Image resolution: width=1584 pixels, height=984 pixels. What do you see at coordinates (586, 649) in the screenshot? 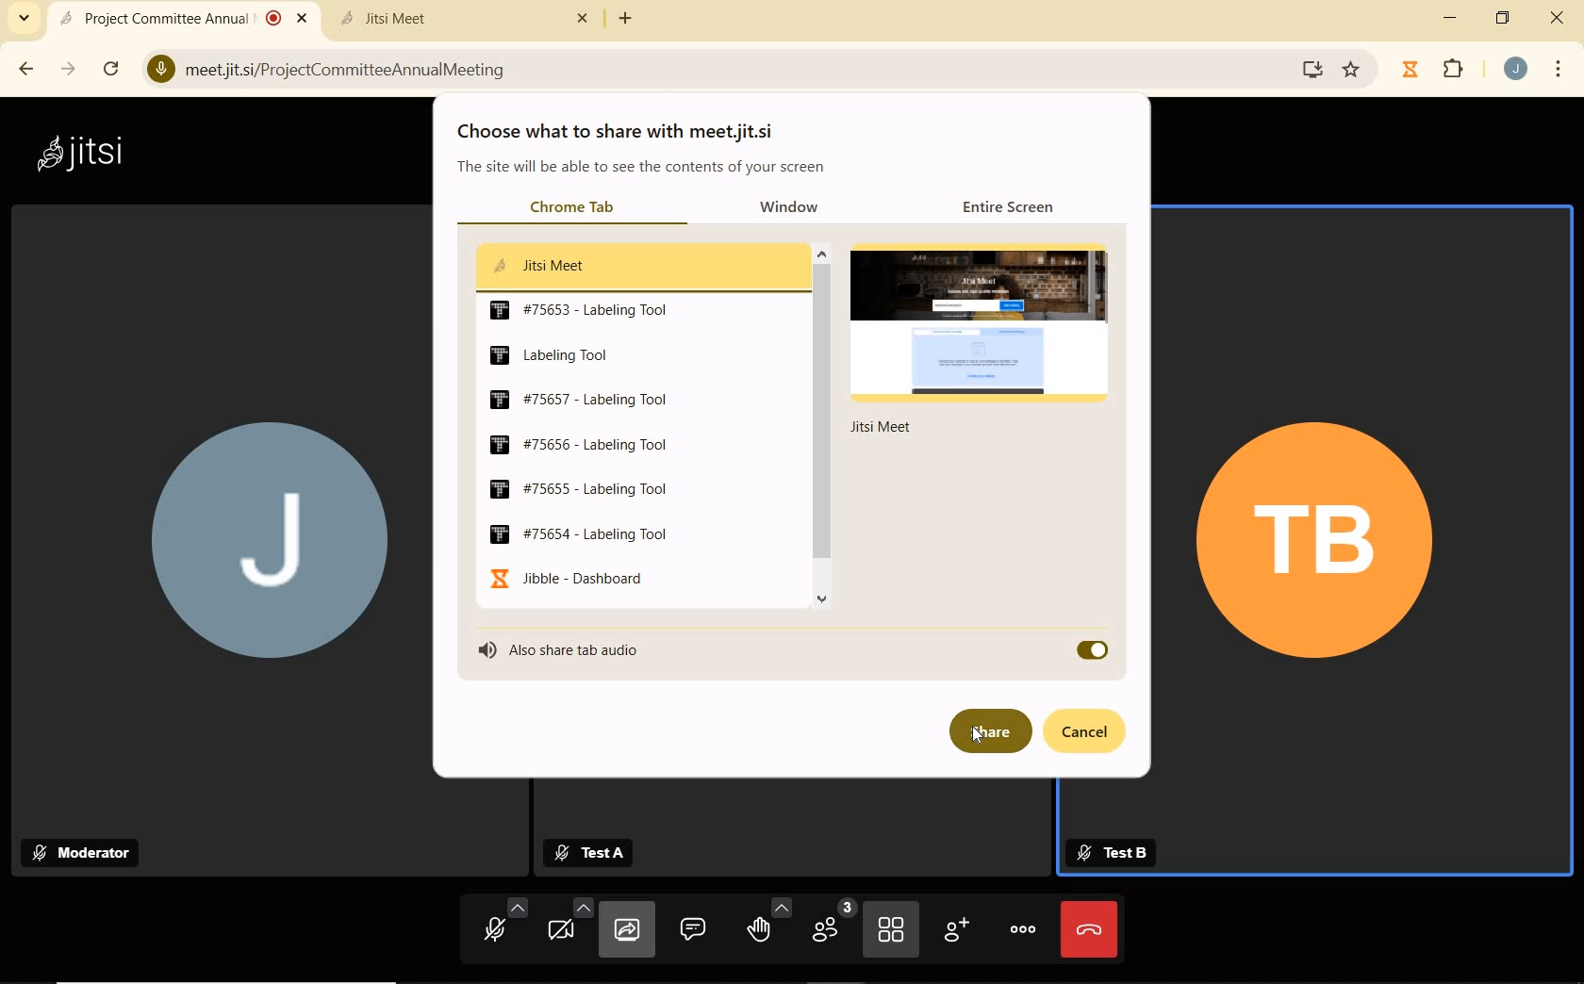
I see `ALSO SHARE TAB AUDIO` at bounding box center [586, 649].